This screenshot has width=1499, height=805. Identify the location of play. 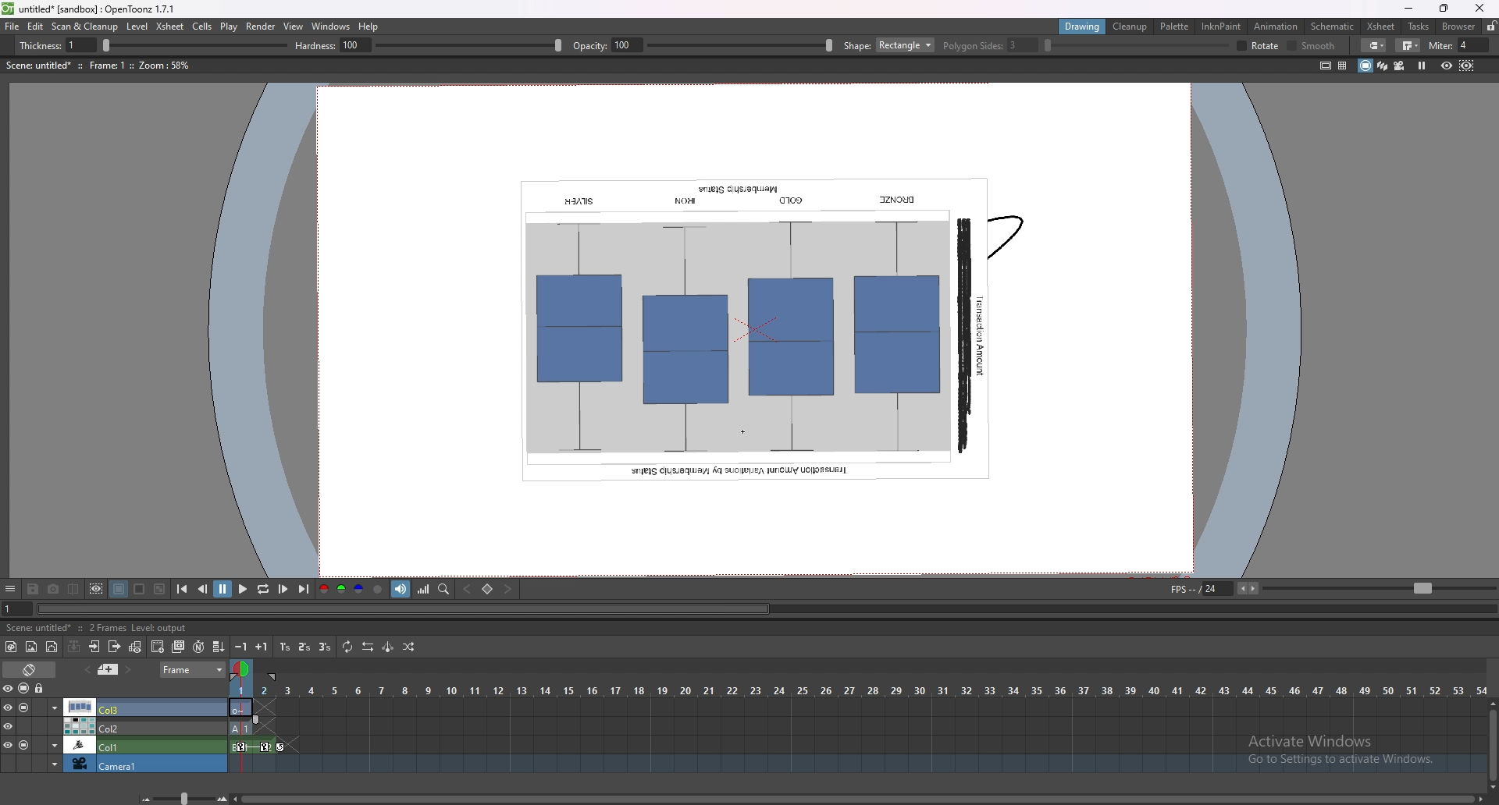
(244, 588).